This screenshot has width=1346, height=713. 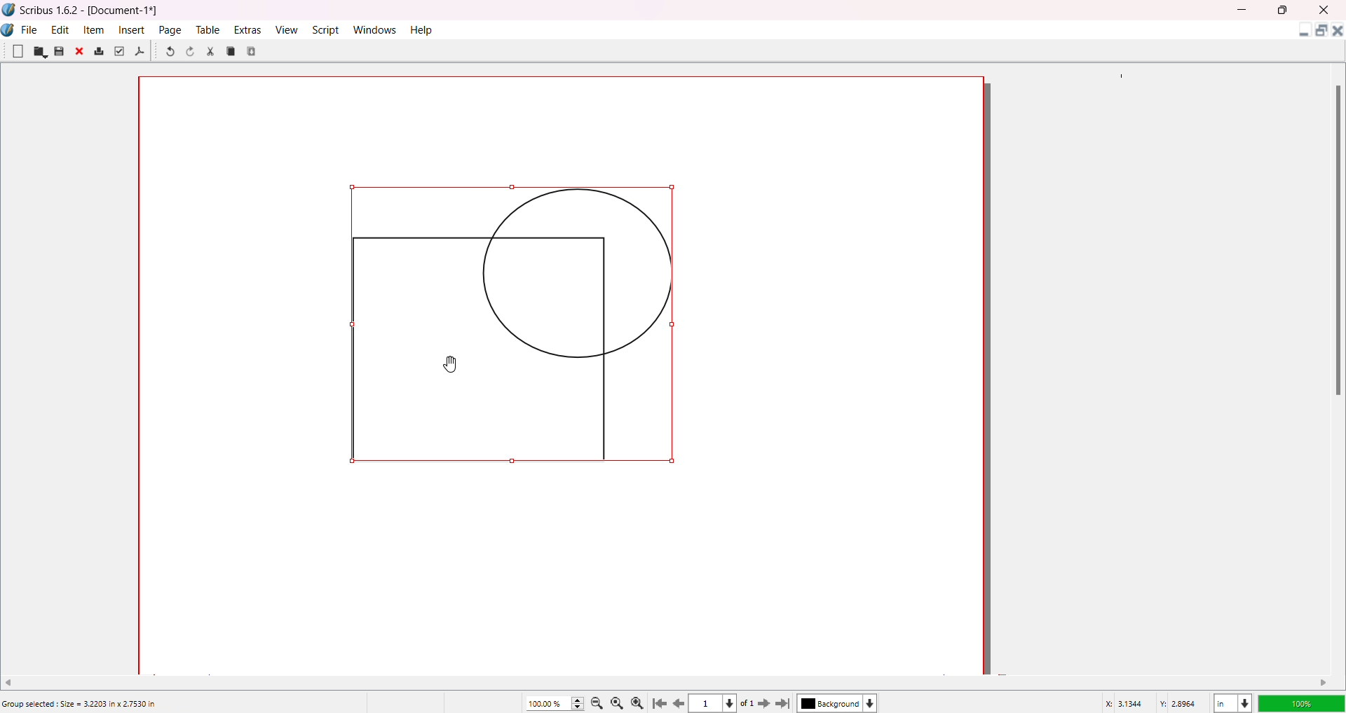 I want to click on Extras, so click(x=248, y=29).